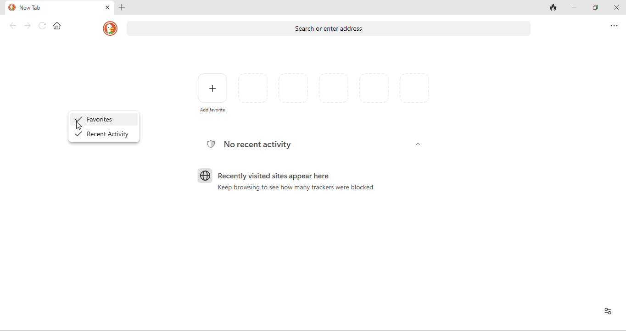 Image resolution: width=626 pixels, height=331 pixels. What do you see at coordinates (331, 31) in the screenshot?
I see `search or enter address` at bounding box center [331, 31].